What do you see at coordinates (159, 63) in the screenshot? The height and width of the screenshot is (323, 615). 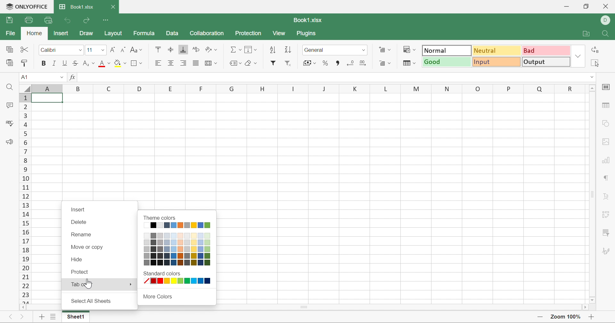 I see `Align Left` at bounding box center [159, 63].